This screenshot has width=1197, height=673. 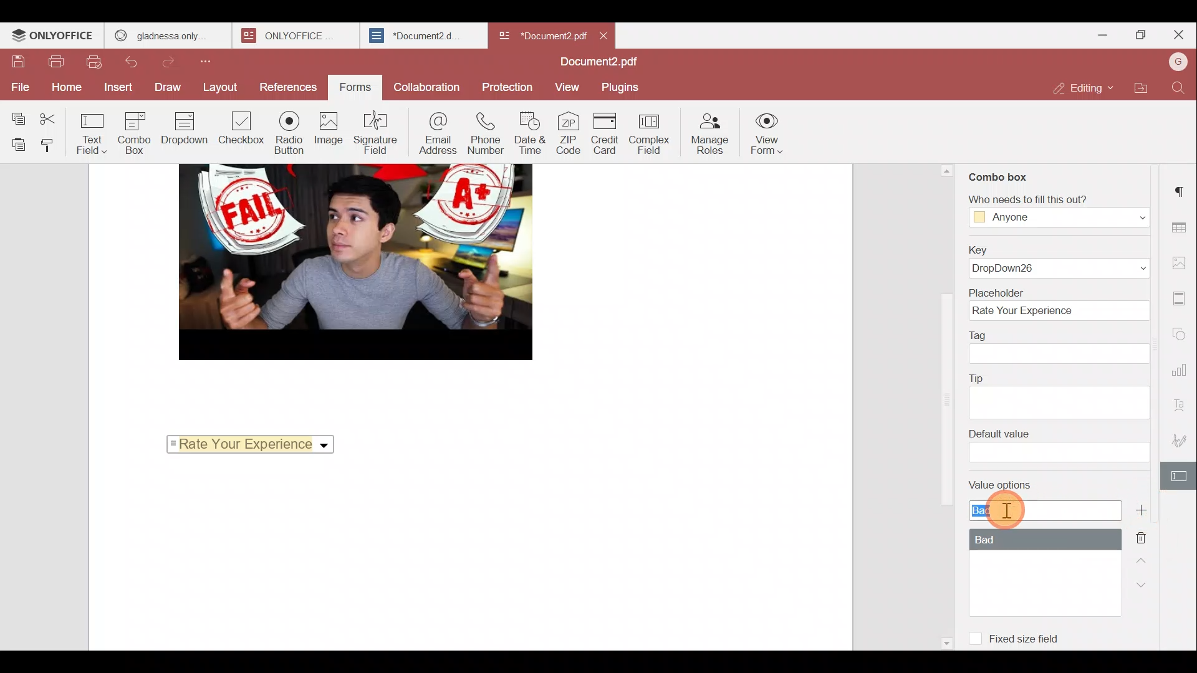 I want to click on Image, so click(x=329, y=131).